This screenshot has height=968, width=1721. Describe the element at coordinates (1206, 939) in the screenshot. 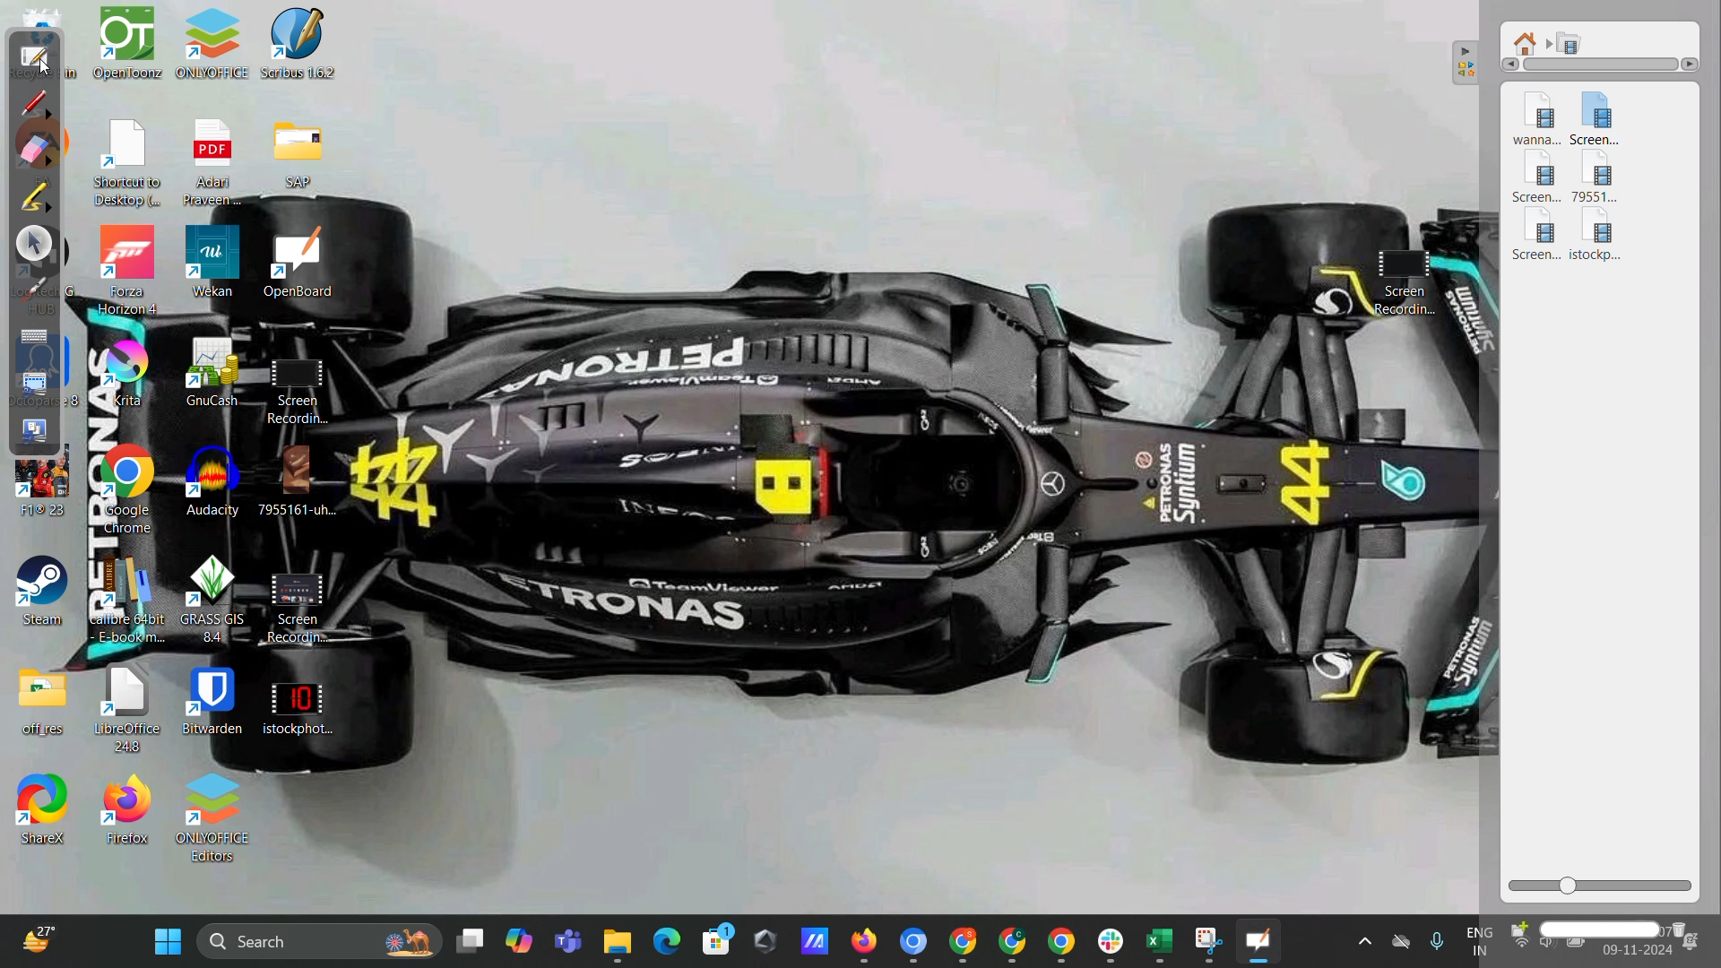

I see `minimized snipping tool` at that location.